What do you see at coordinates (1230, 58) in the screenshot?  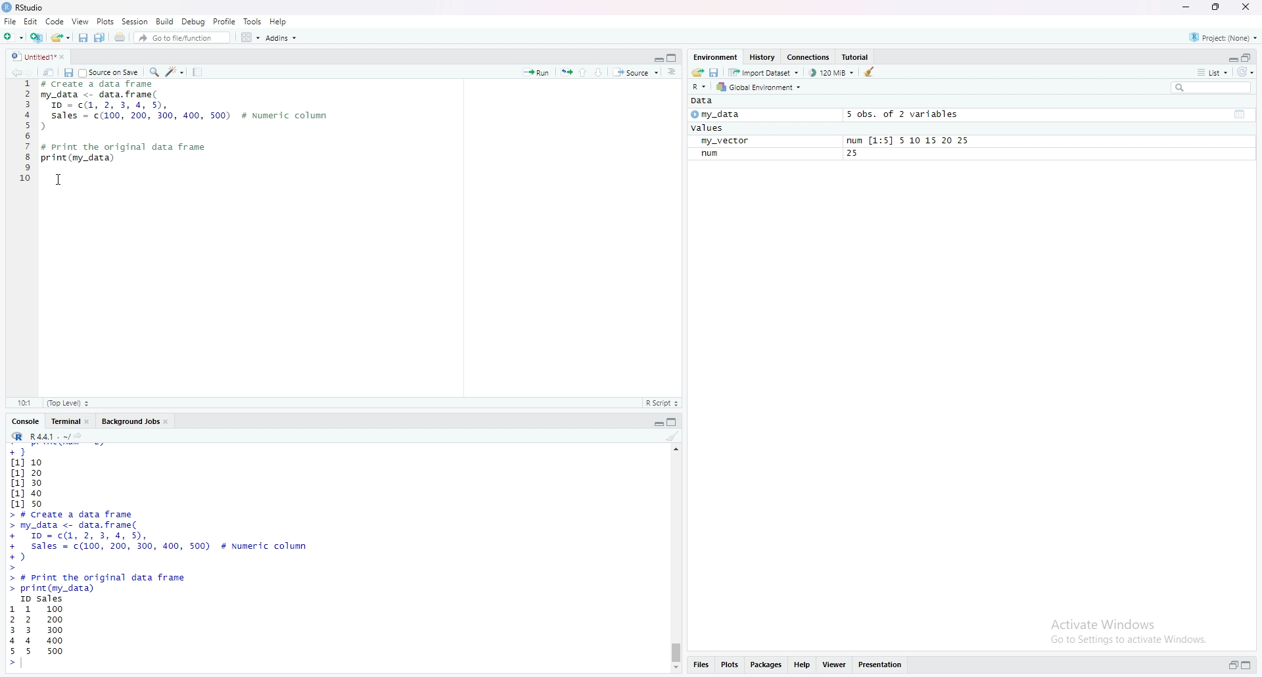 I see `minimize` at bounding box center [1230, 58].